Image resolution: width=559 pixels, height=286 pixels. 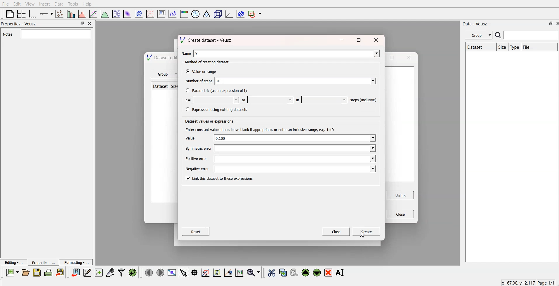 I want to click on Reset, so click(x=196, y=232).